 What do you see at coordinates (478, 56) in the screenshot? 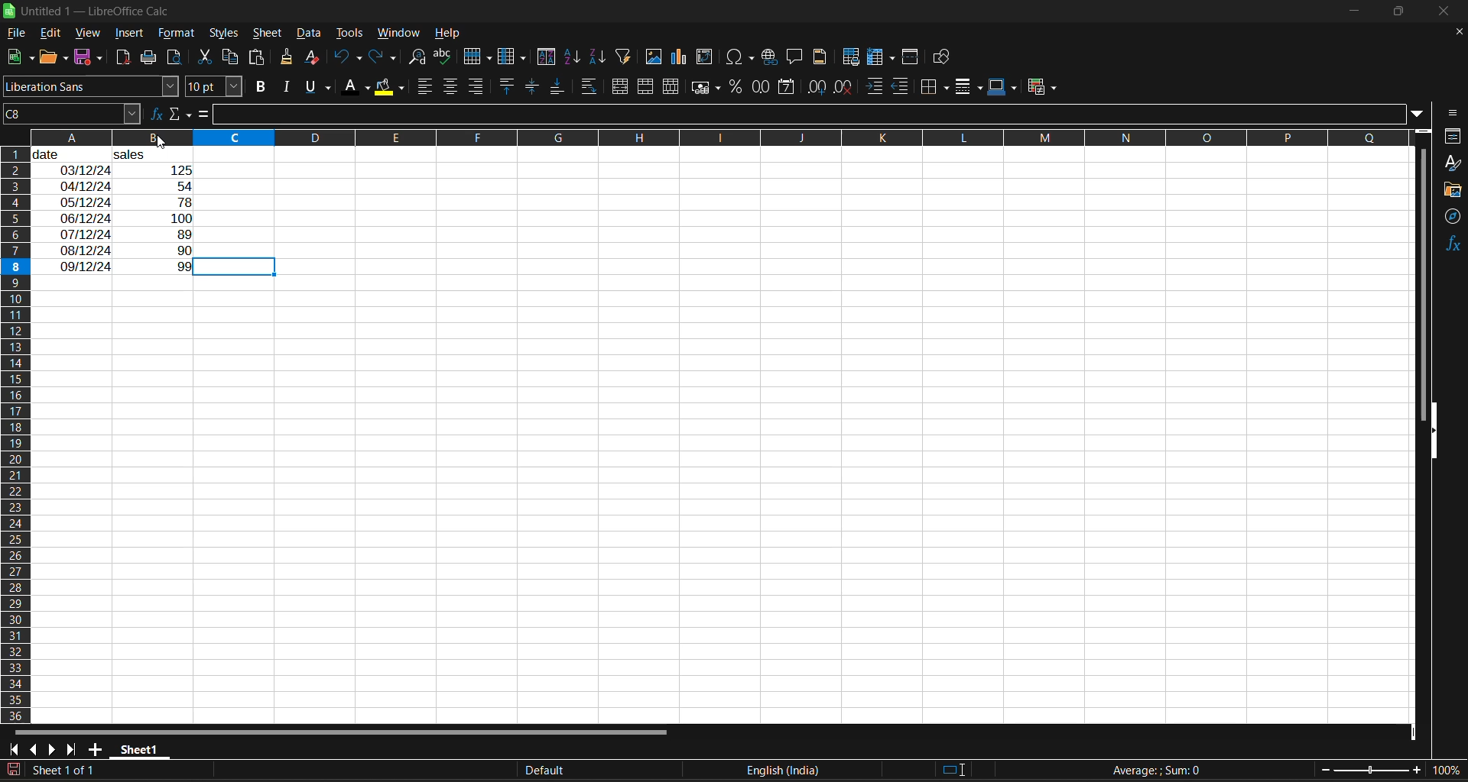
I see `row` at bounding box center [478, 56].